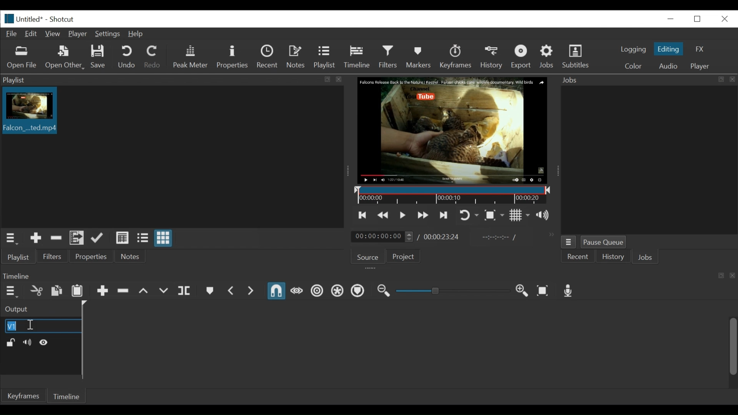 Image resolution: width=738 pixels, height=415 pixels. What do you see at coordinates (493, 58) in the screenshot?
I see `History` at bounding box center [493, 58].